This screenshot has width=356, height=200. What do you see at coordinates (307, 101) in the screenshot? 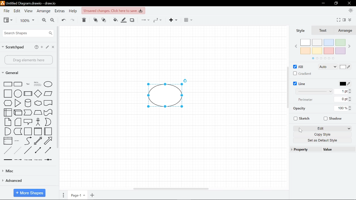
I see `Perimemeter` at bounding box center [307, 101].